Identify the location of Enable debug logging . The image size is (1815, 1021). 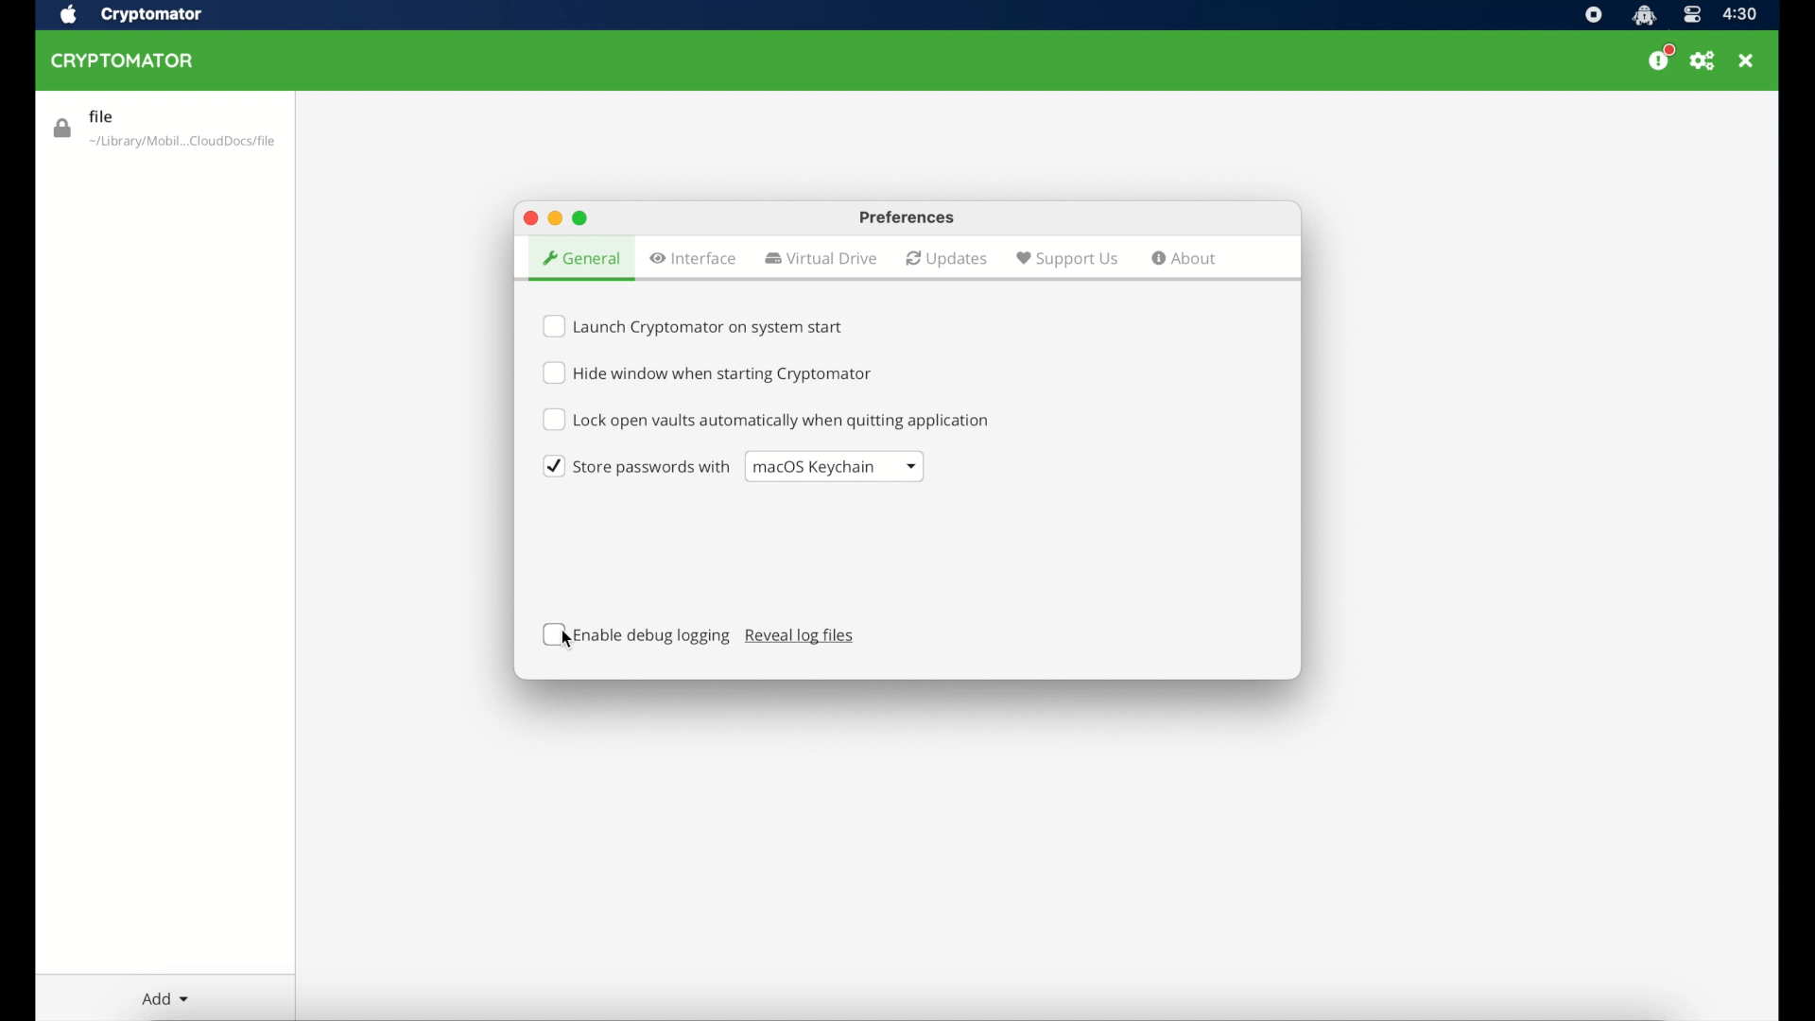
(636, 635).